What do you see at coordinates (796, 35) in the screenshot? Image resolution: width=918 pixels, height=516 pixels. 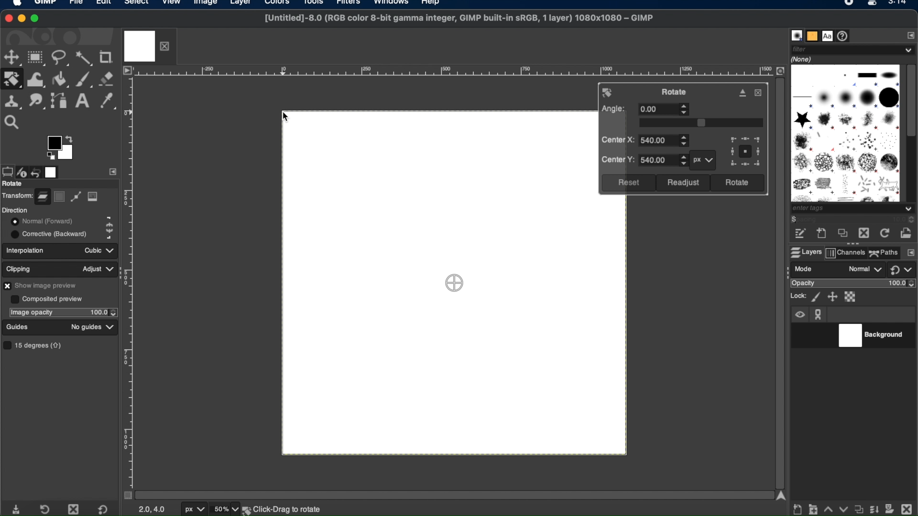 I see `brushes` at bounding box center [796, 35].